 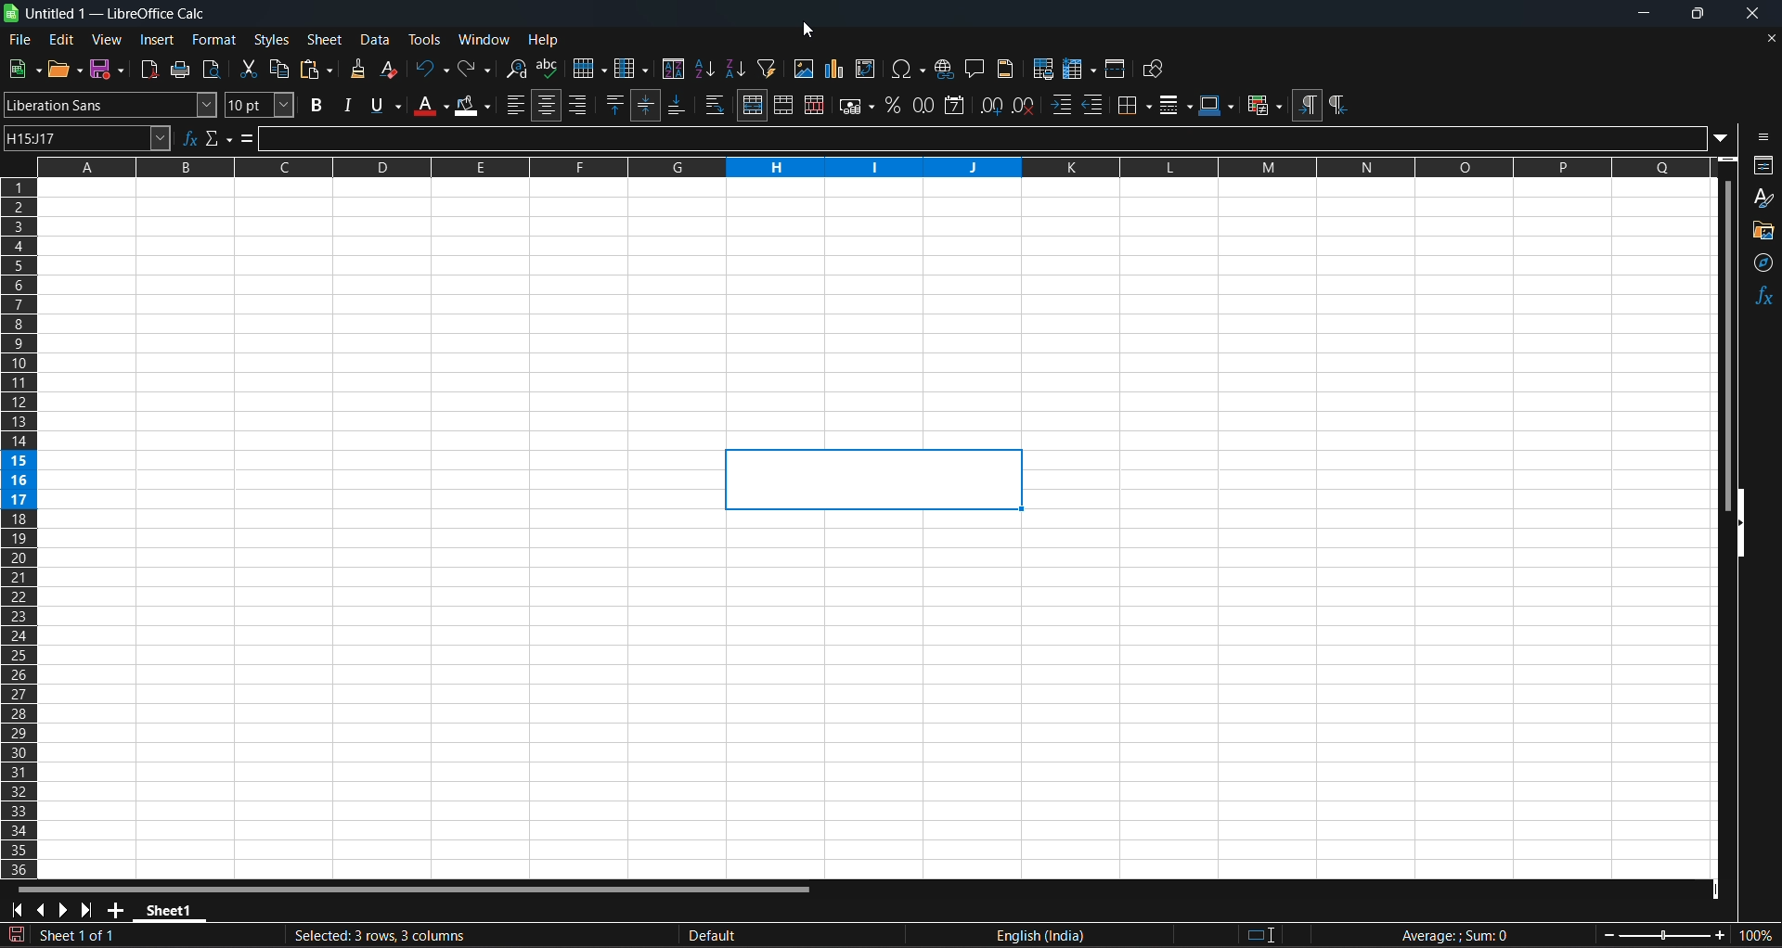 I want to click on tools, so click(x=426, y=41).